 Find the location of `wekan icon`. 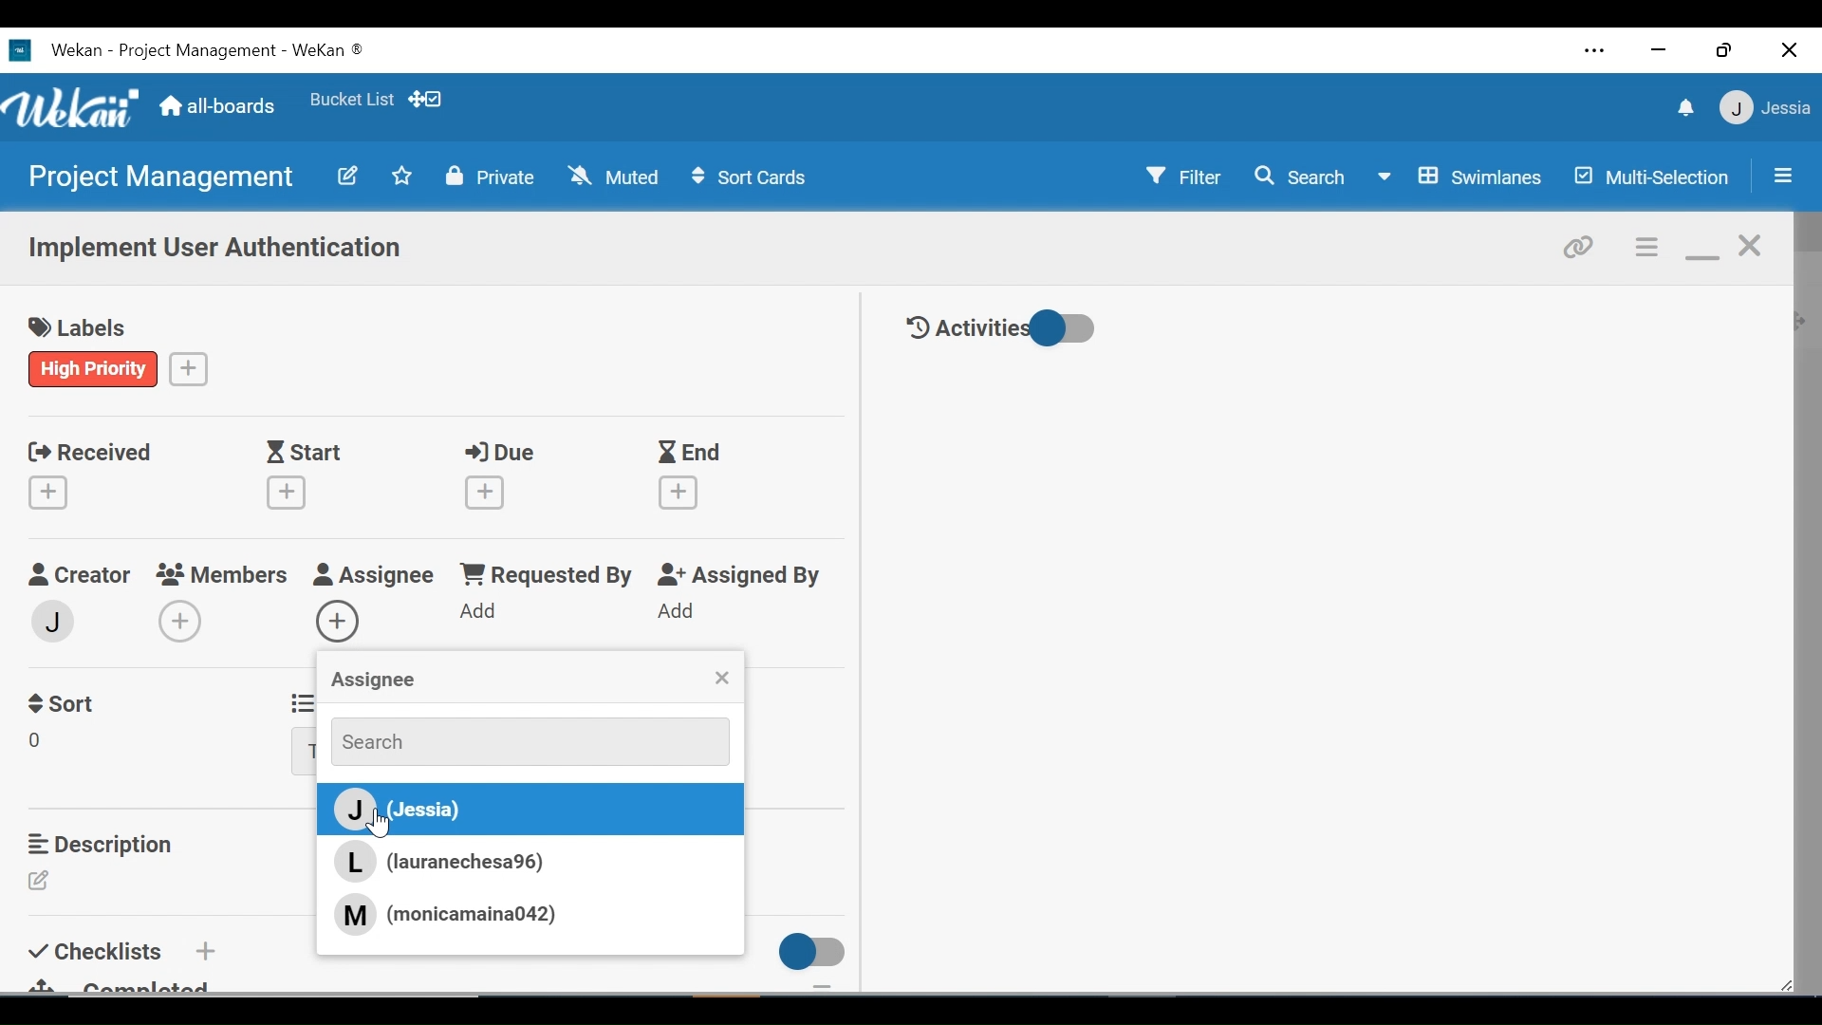

wekan icon is located at coordinates (25, 50).